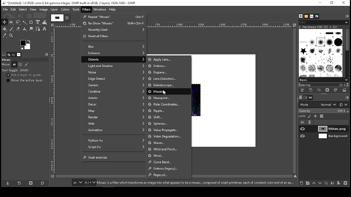 The width and height of the screenshot is (351, 197). What do you see at coordinates (53, 101) in the screenshot?
I see `scale` at bounding box center [53, 101].